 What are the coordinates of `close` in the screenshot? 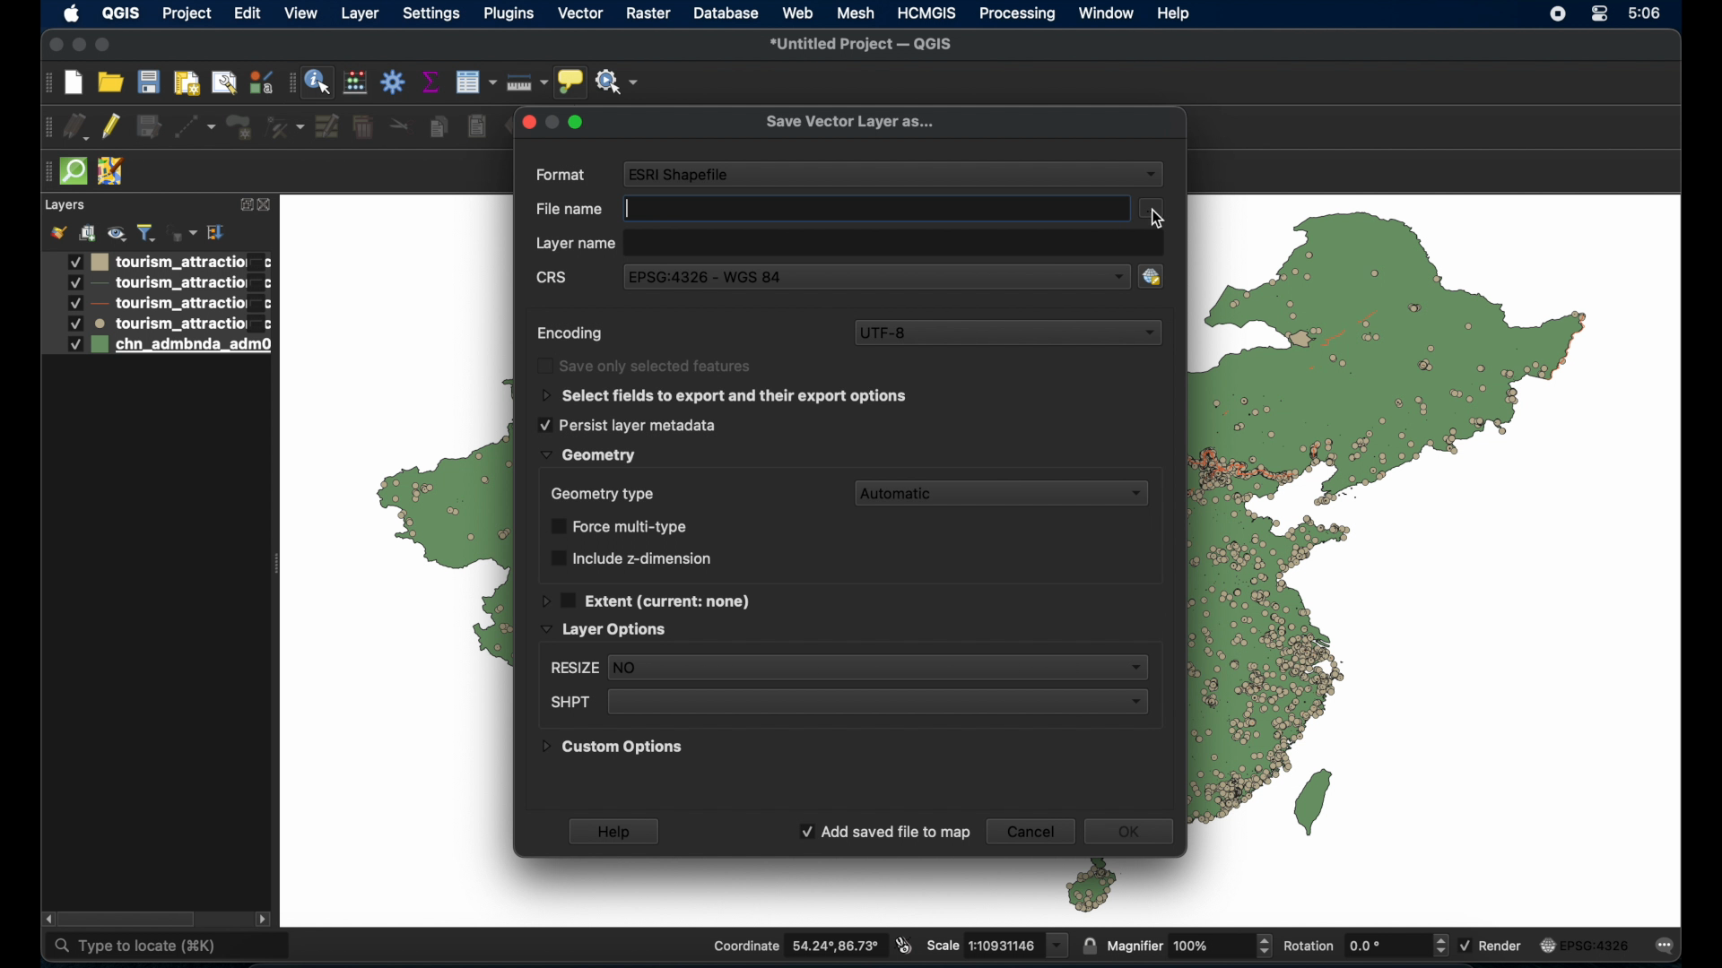 It's located at (53, 45).